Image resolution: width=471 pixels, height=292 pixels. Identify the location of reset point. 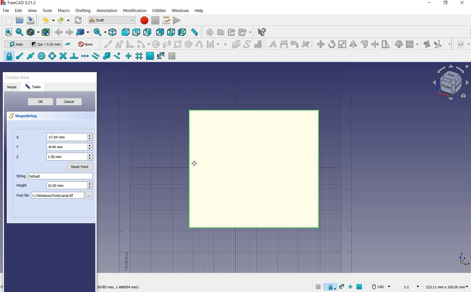
(81, 168).